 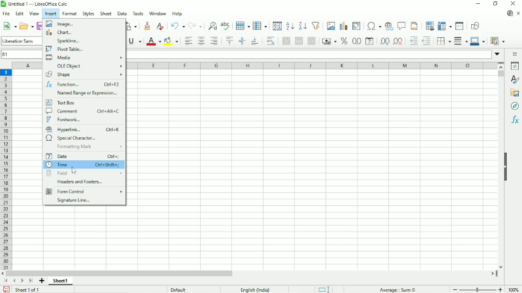 I want to click on Default, so click(x=180, y=289).